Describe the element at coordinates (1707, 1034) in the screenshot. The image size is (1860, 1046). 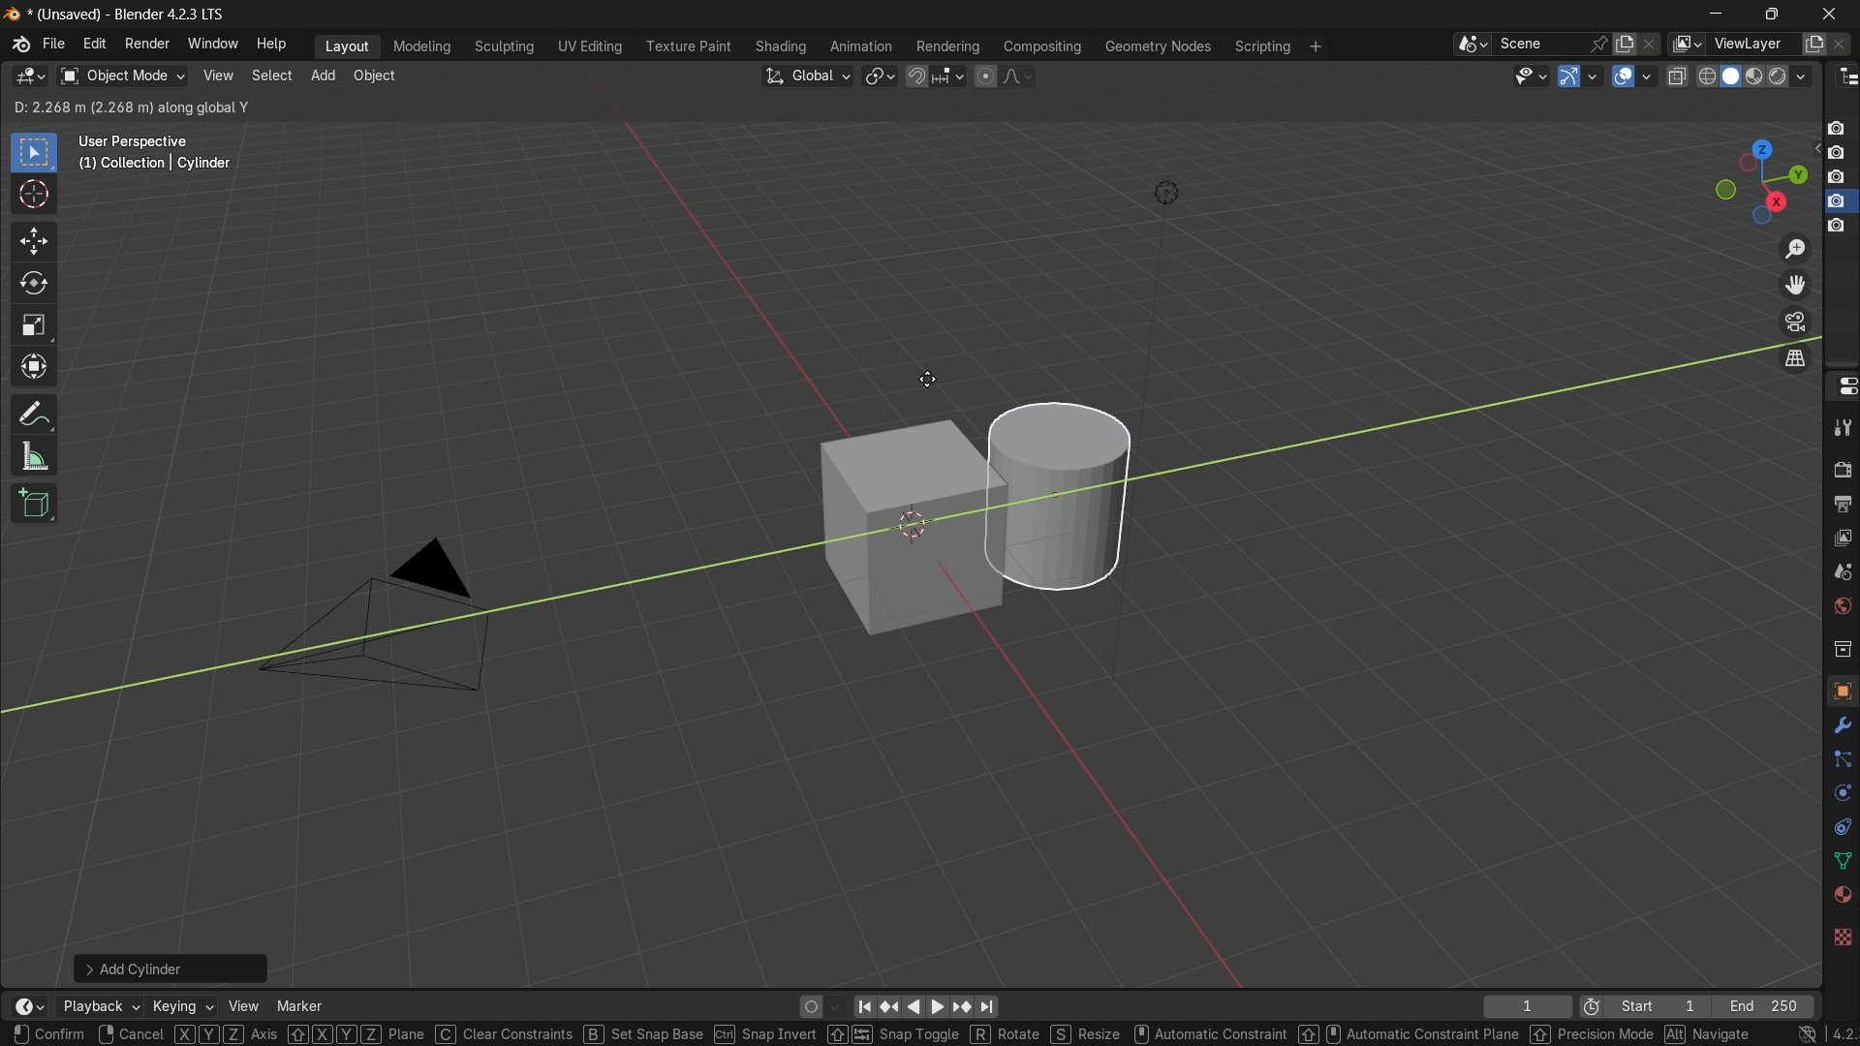
I see `navigation` at that location.